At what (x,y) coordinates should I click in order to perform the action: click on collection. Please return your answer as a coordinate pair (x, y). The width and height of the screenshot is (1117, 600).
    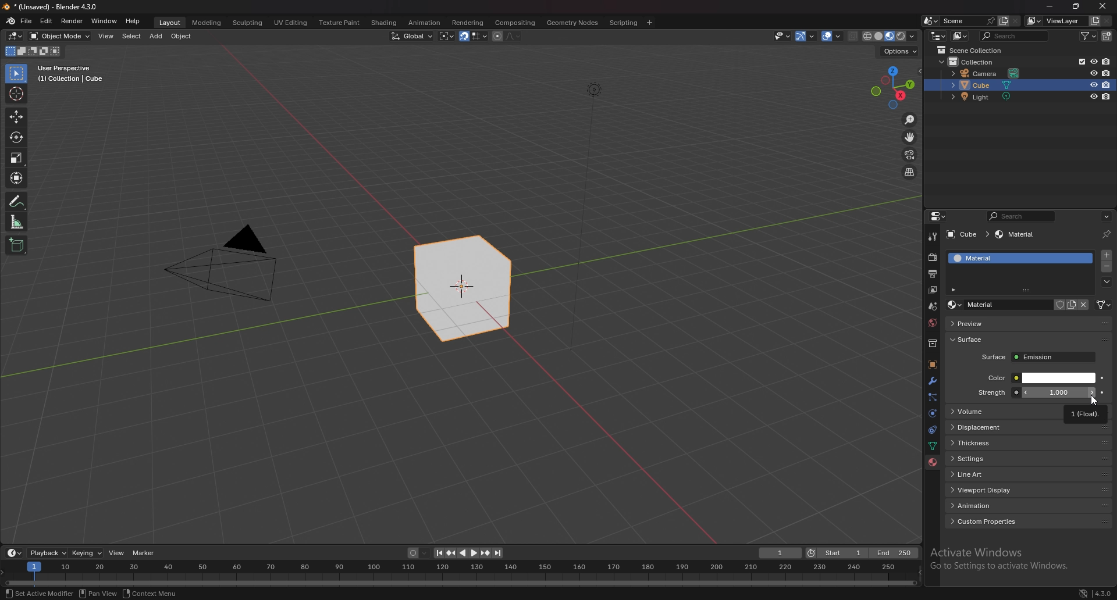
    Looking at the image, I should click on (933, 344).